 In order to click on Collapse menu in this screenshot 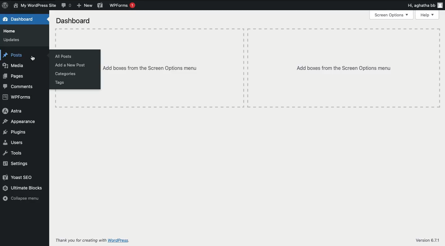, I will do `click(21, 199)`.